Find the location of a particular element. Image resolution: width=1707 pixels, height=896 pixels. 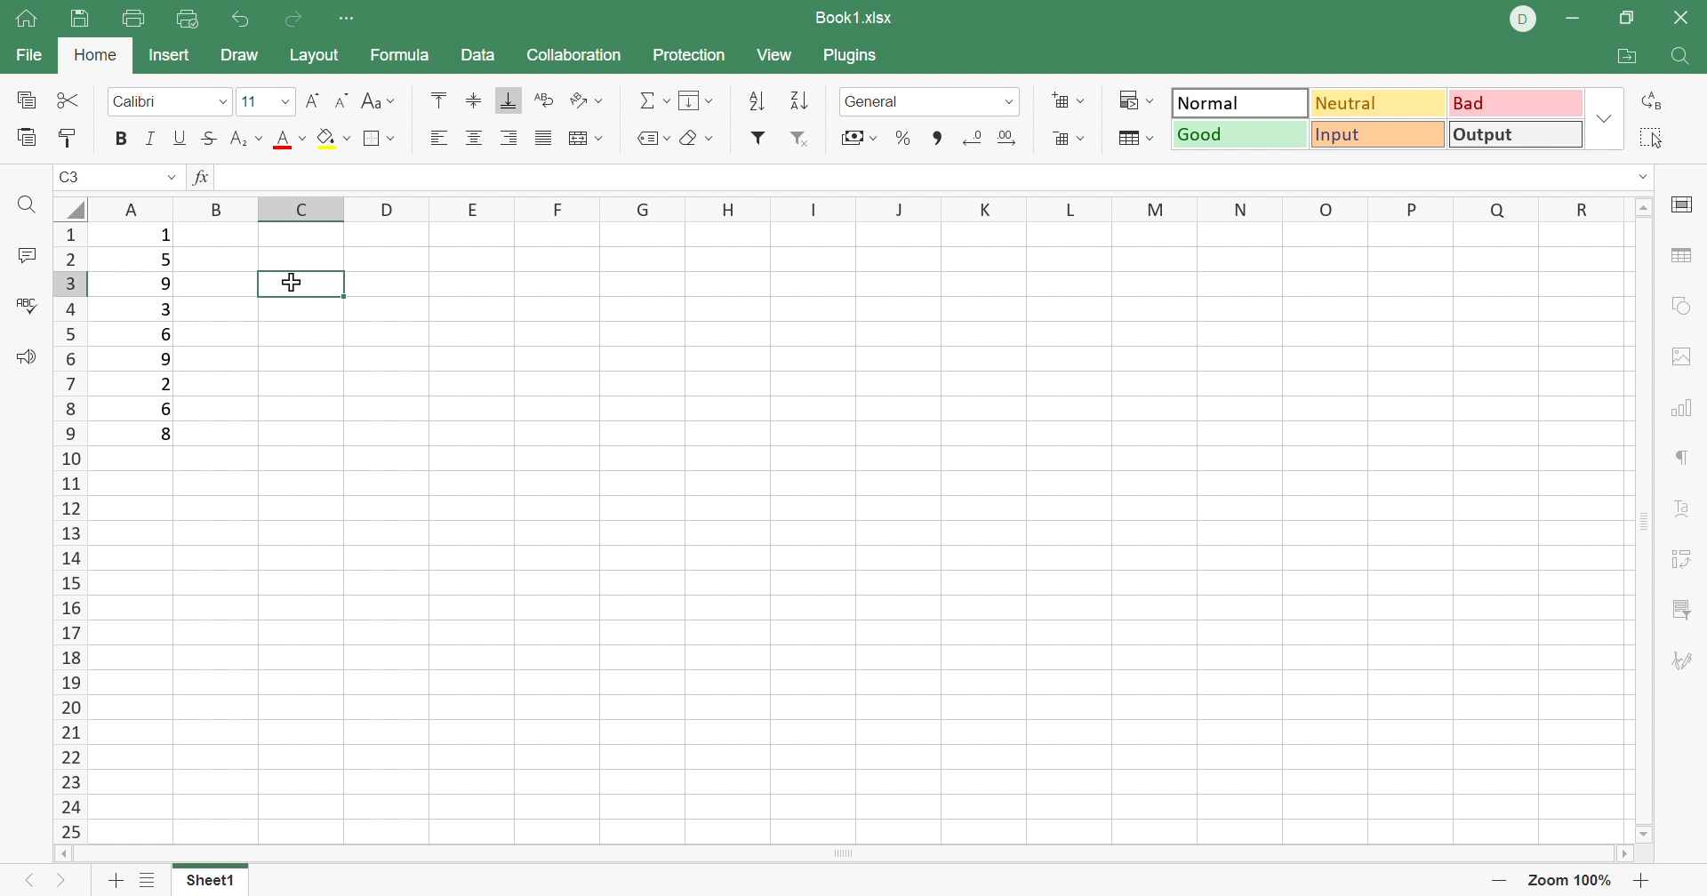

number format is located at coordinates (877, 103).